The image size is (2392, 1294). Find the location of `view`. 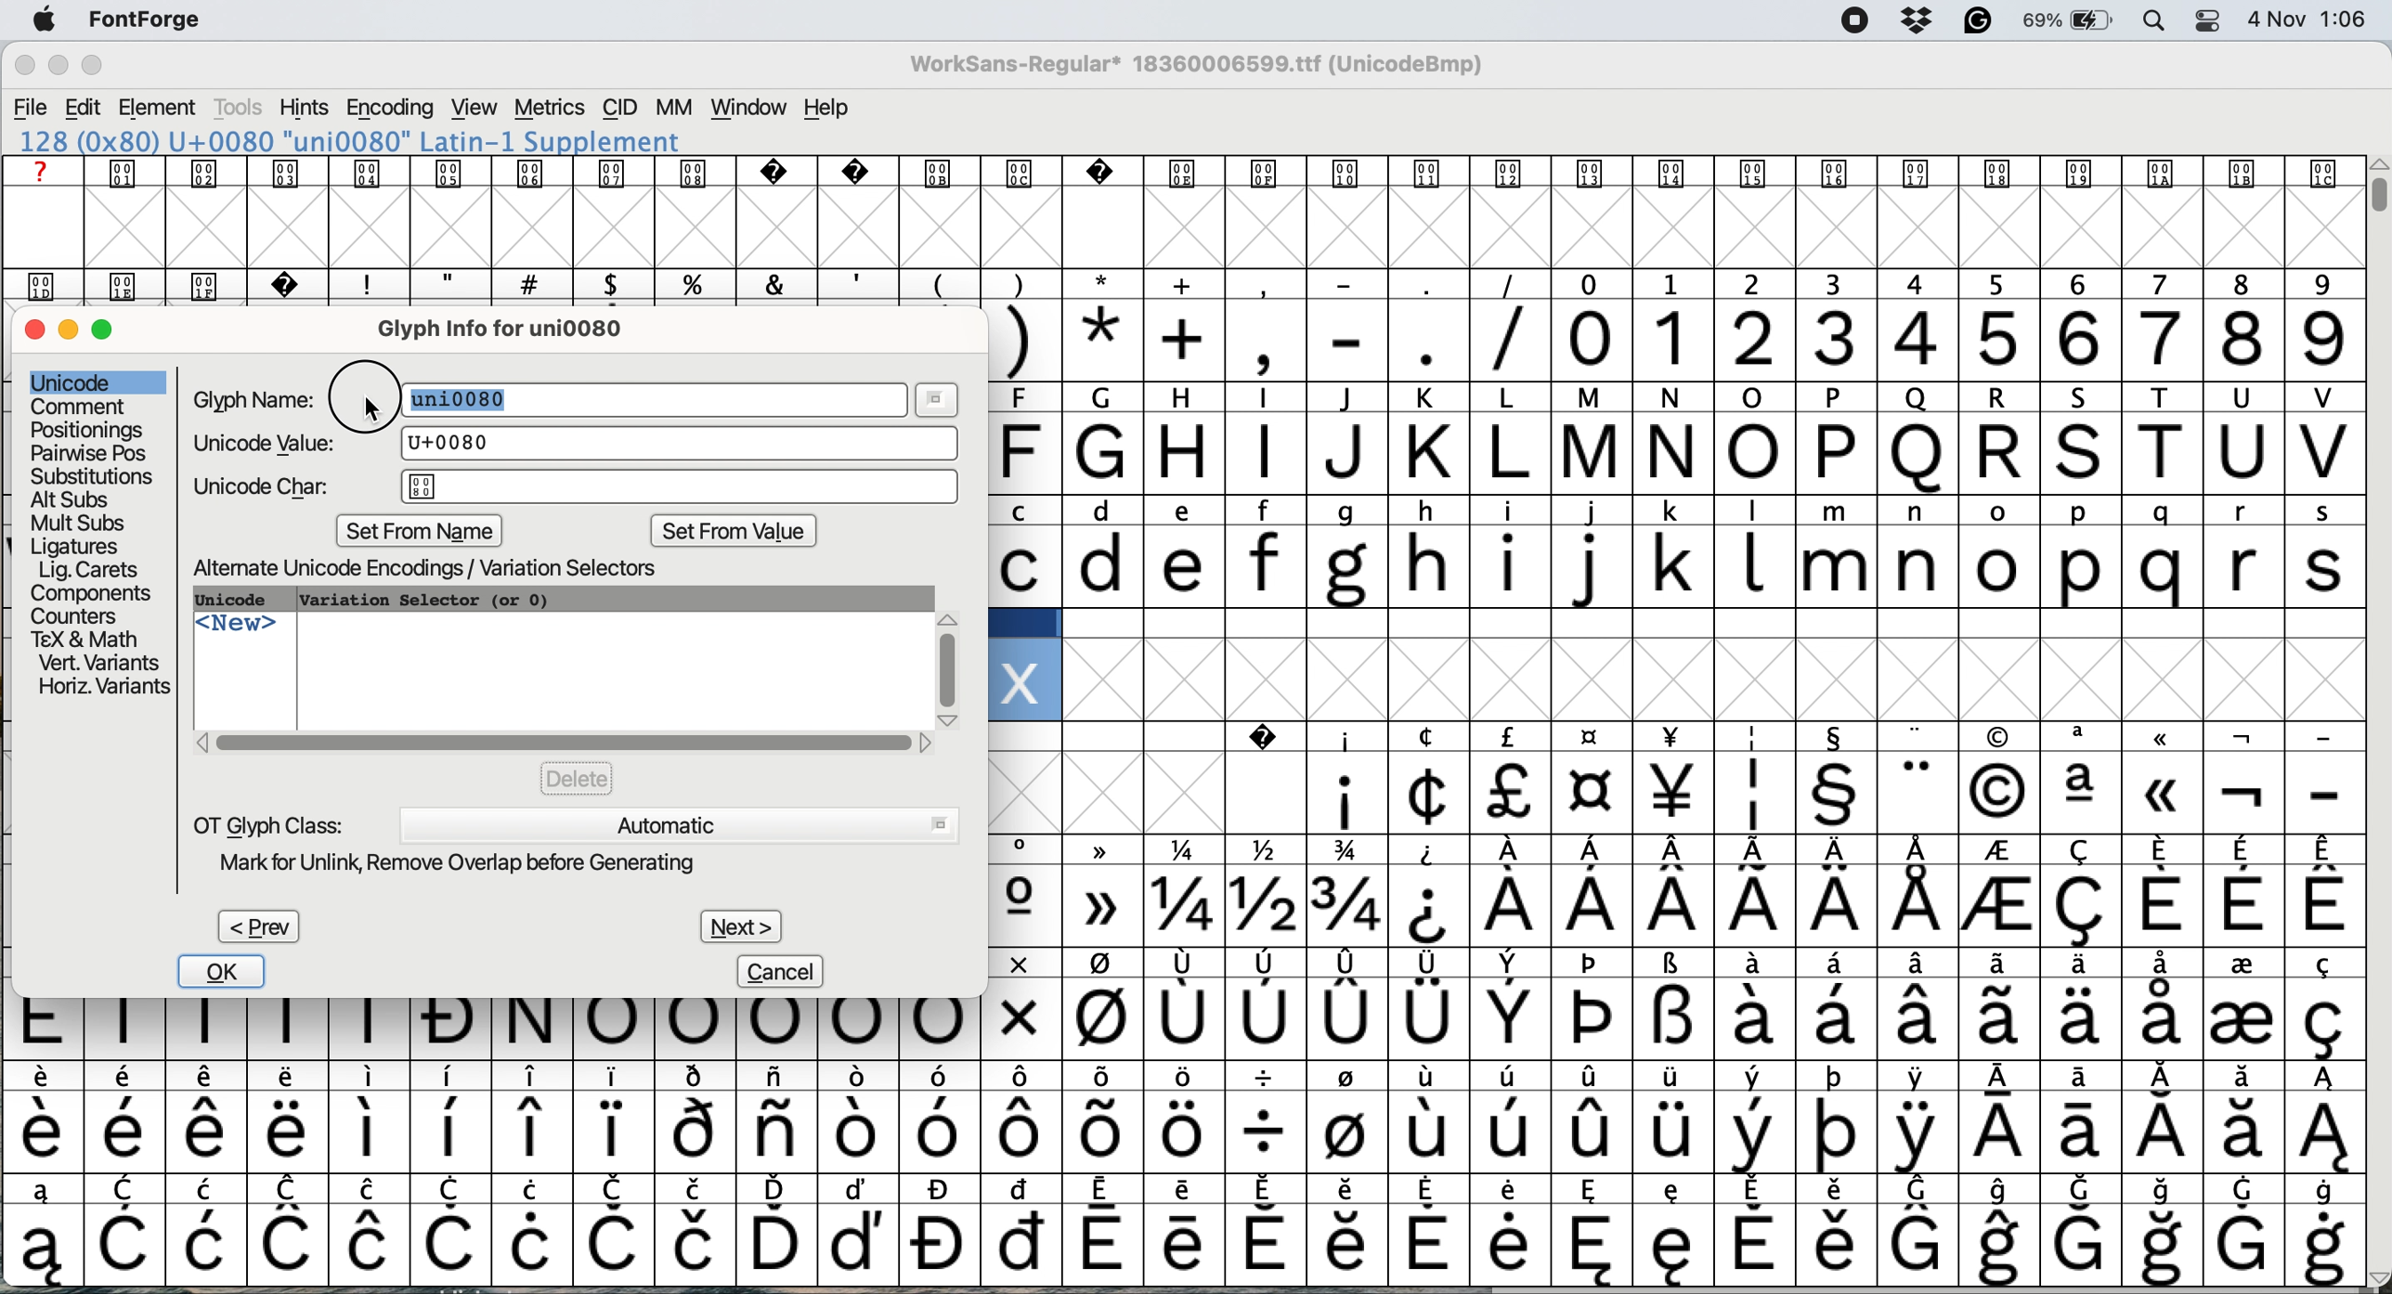

view is located at coordinates (471, 108).